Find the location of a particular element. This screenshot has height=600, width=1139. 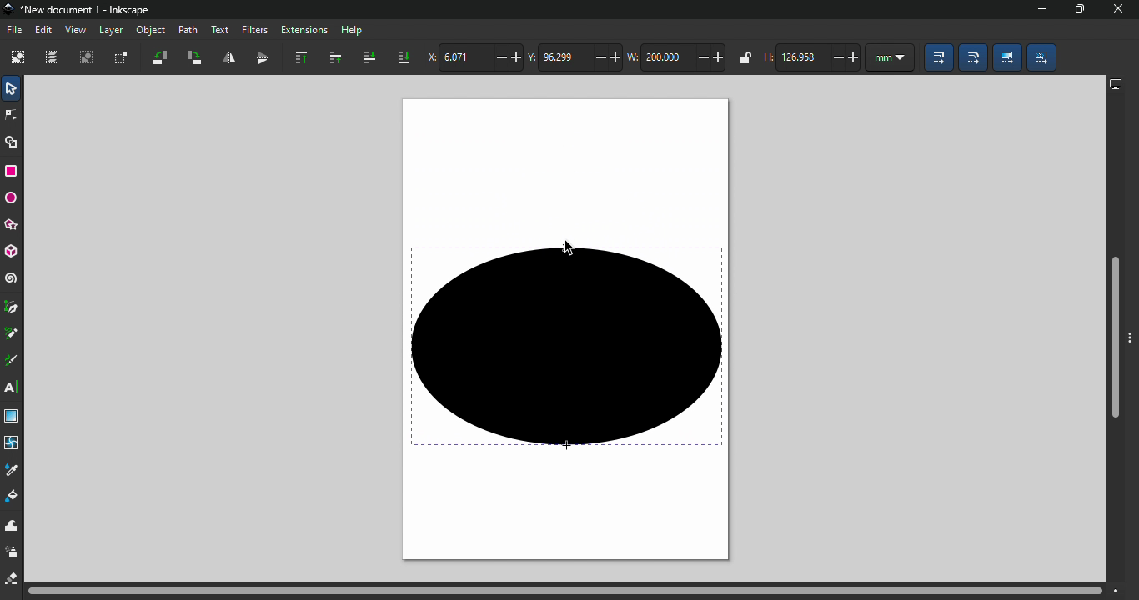

Object is located at coordinates (151, 30).